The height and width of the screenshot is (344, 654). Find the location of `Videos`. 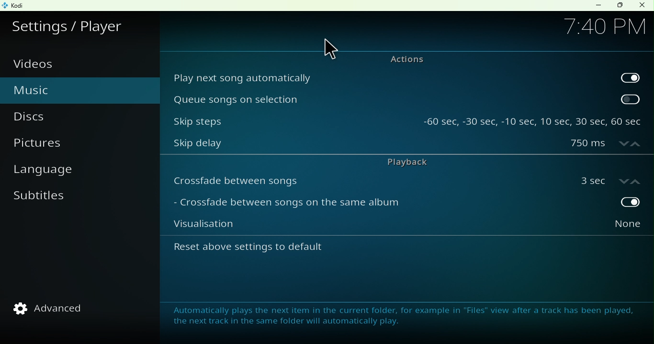

Videos is located at coordinates (40, 64).